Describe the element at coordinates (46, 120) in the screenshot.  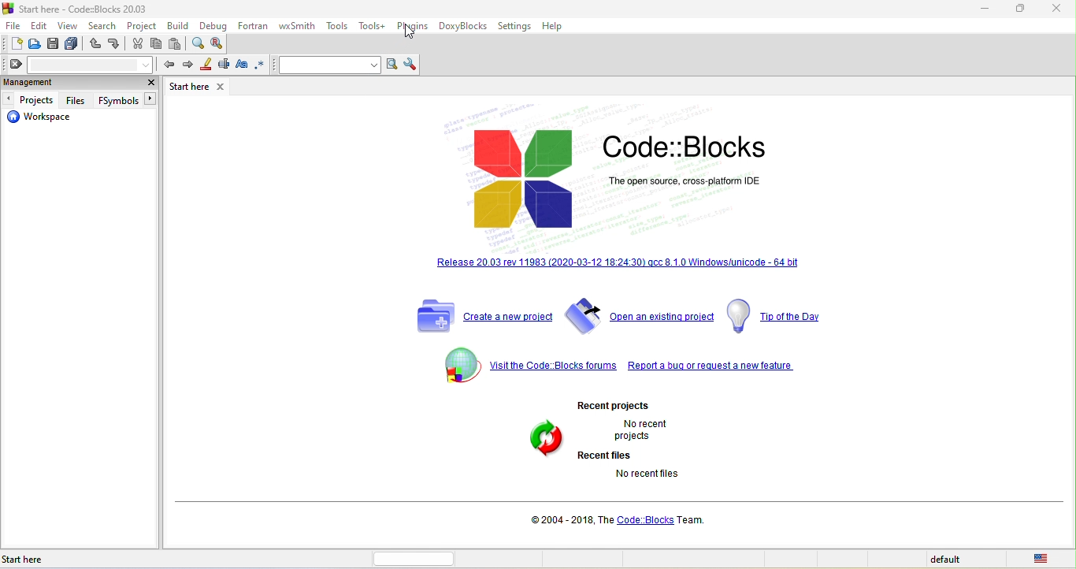
I see `workspace ` at that location.